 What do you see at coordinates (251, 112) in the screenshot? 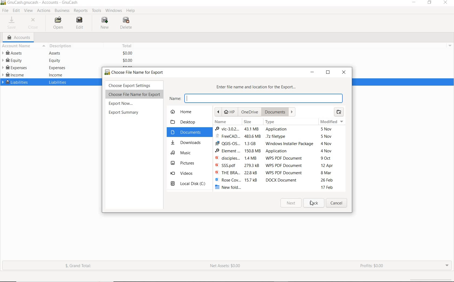
I see `OneDrie` at bounding box center [251, 112].